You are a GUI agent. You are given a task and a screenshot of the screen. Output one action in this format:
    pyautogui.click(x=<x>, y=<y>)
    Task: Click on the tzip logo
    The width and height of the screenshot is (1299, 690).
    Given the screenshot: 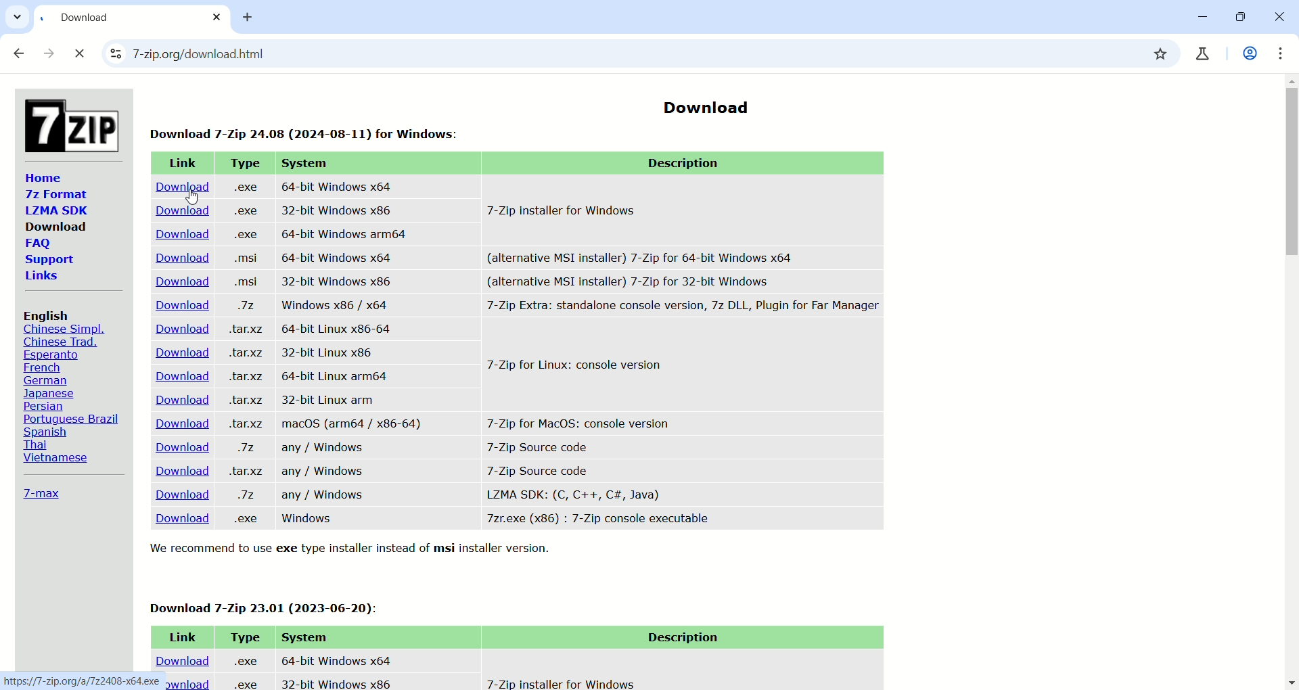 What is the action you would take?
    pyautogui.click(x=69, y=122)
    